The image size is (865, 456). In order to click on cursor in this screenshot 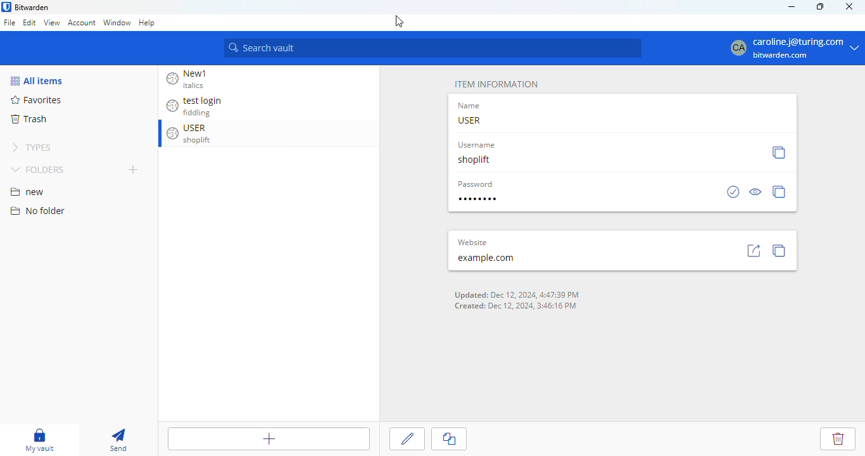, I will do `click(395, 21)`.